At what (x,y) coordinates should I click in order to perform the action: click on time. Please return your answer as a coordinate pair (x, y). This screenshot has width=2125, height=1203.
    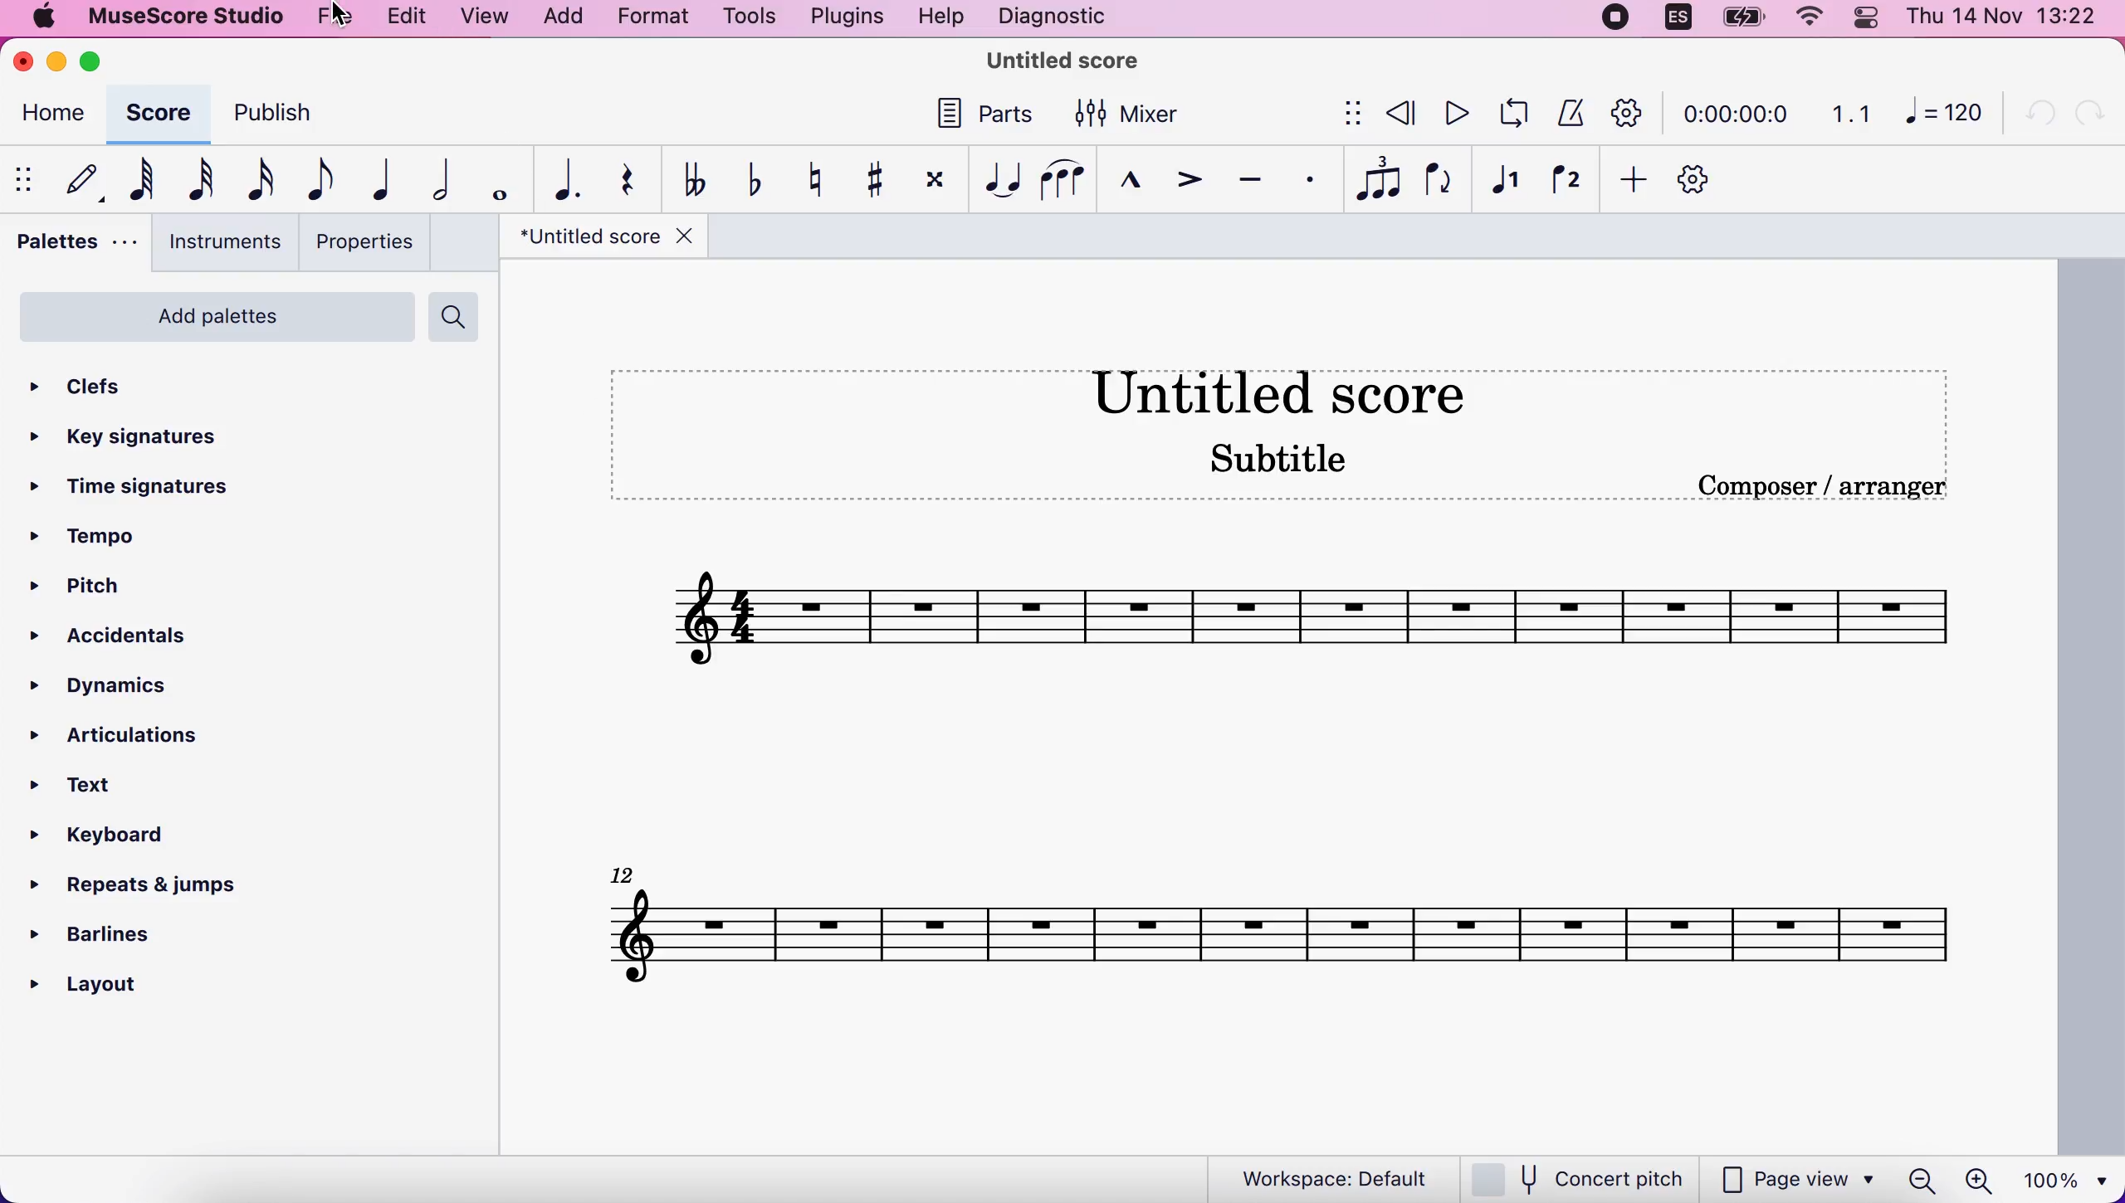
    Looking at the image, I should click on (1738, 113).